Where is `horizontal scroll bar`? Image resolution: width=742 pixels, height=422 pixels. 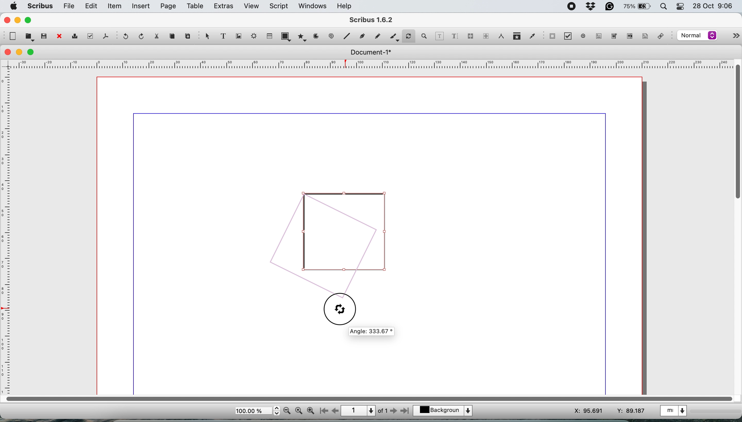 horizontal scroll bar is located at coordinates (367, 398).